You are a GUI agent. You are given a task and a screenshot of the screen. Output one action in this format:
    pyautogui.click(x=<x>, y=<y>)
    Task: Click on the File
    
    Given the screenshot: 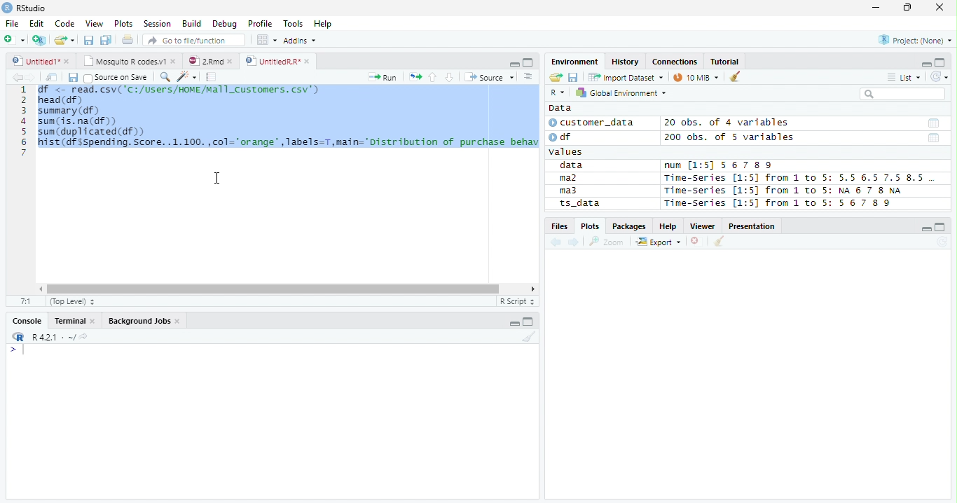 What is the action you would take?
    pyautogui.click(x=11, y=23)
    